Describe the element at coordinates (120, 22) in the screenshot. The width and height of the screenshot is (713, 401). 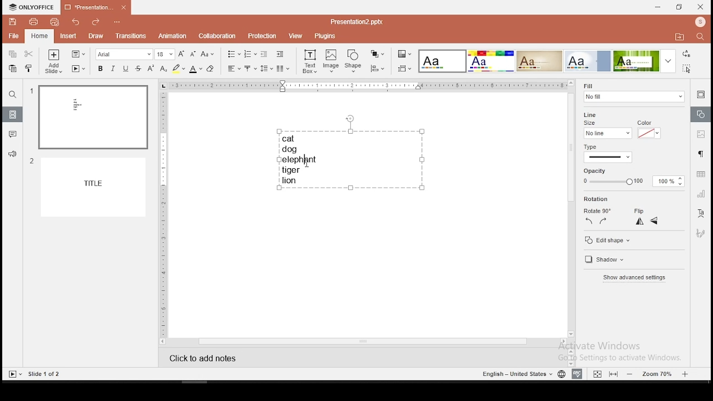
I see `customize quick access toolbar` at that location.